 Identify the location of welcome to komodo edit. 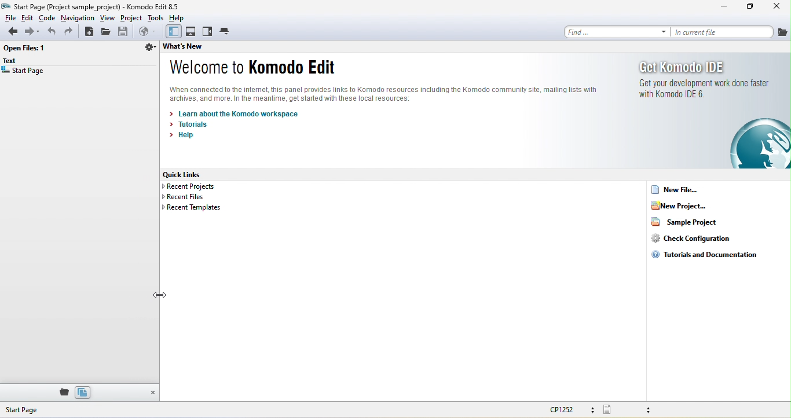
(252, 68).